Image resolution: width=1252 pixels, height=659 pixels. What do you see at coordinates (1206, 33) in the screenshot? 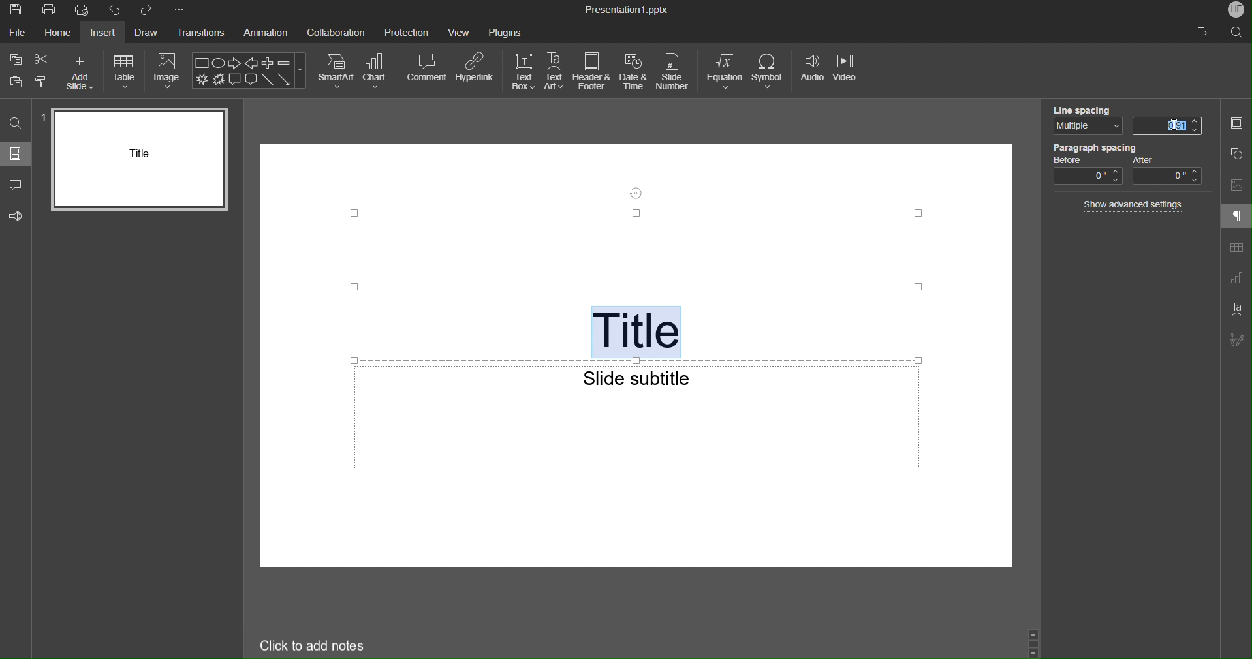
I see `Open file location` at bounding box center [1206, 33].